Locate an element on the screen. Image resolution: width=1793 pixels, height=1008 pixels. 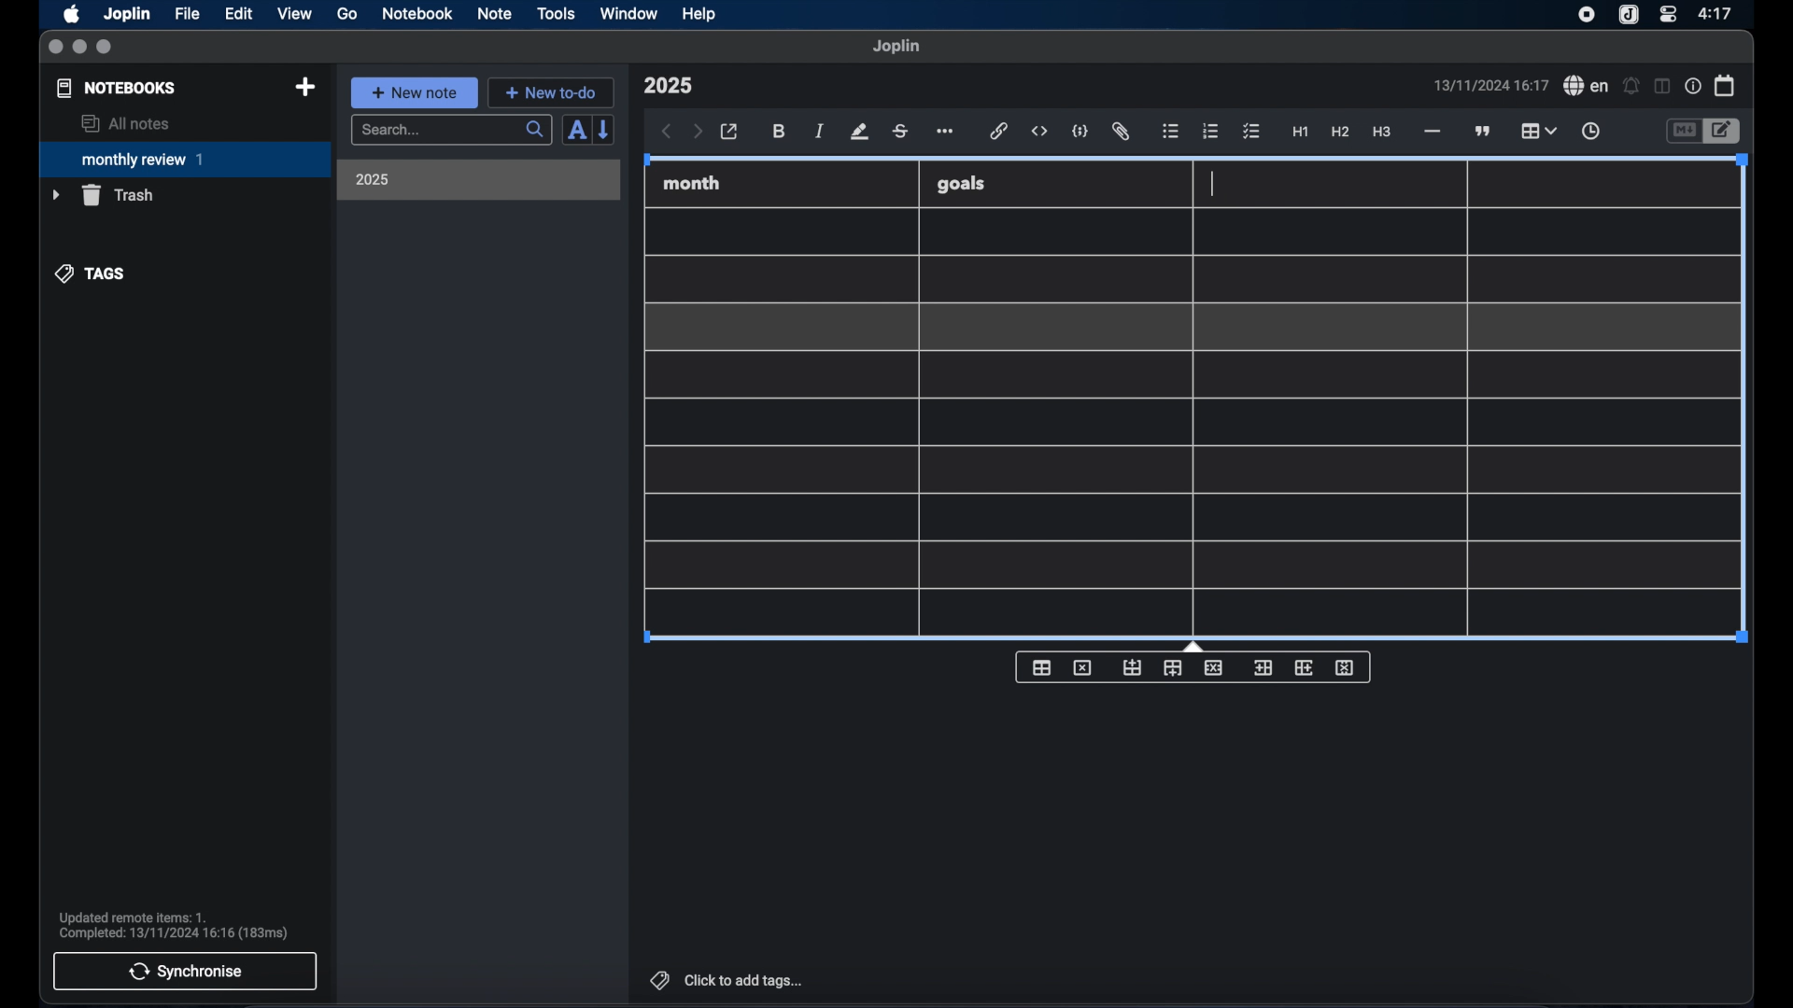
code is located at coordinates (1080, 133).